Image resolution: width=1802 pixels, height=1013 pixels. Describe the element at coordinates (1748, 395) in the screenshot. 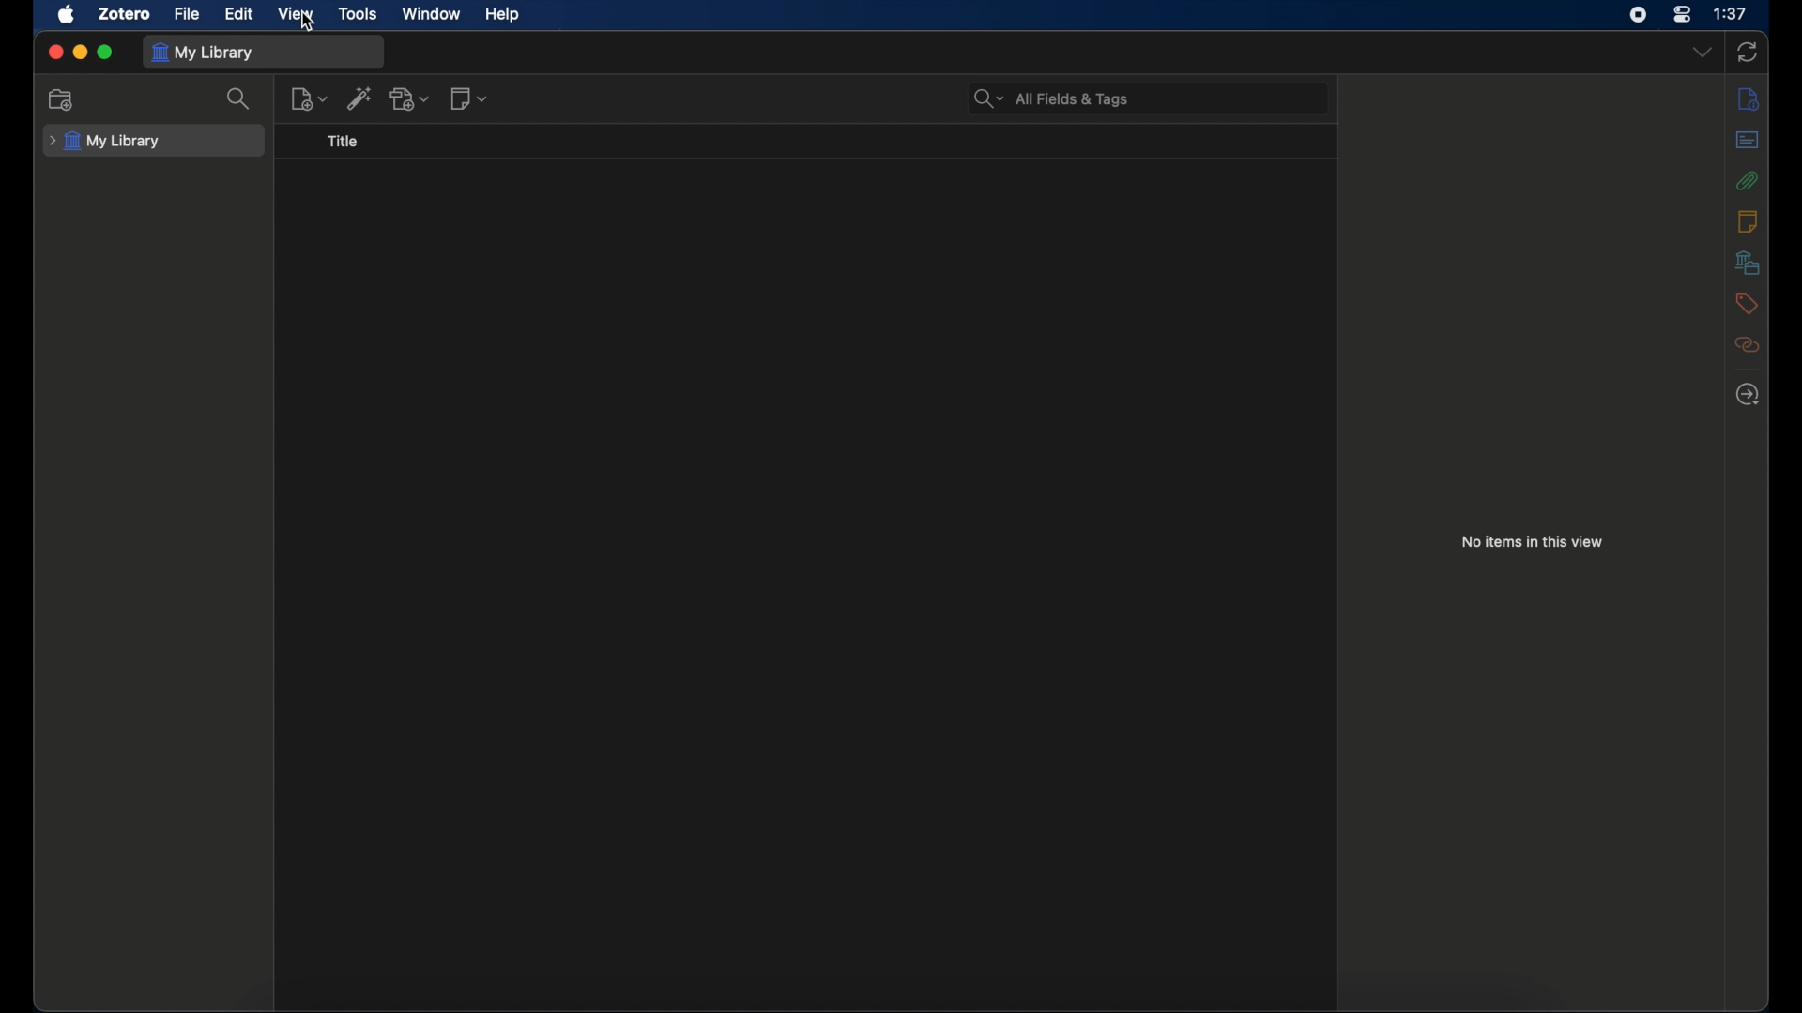

I see `locate` at that location.